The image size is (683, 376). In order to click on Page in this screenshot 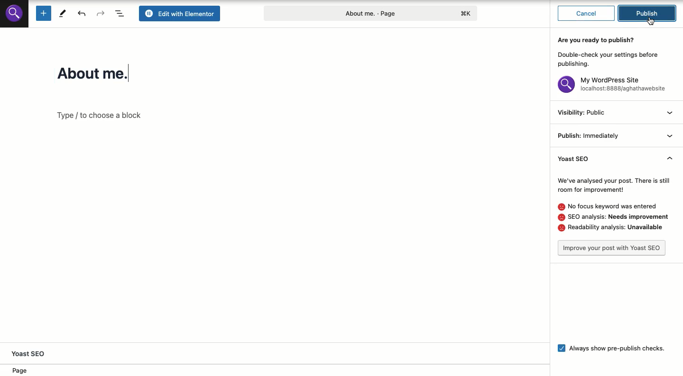, I will do `click(24, 371)`.